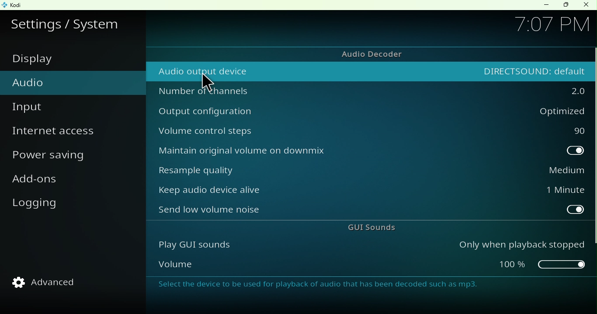  Describe the element at coordinates (317, 210) in the screenshot. I see `Send low volume noise` at that location.